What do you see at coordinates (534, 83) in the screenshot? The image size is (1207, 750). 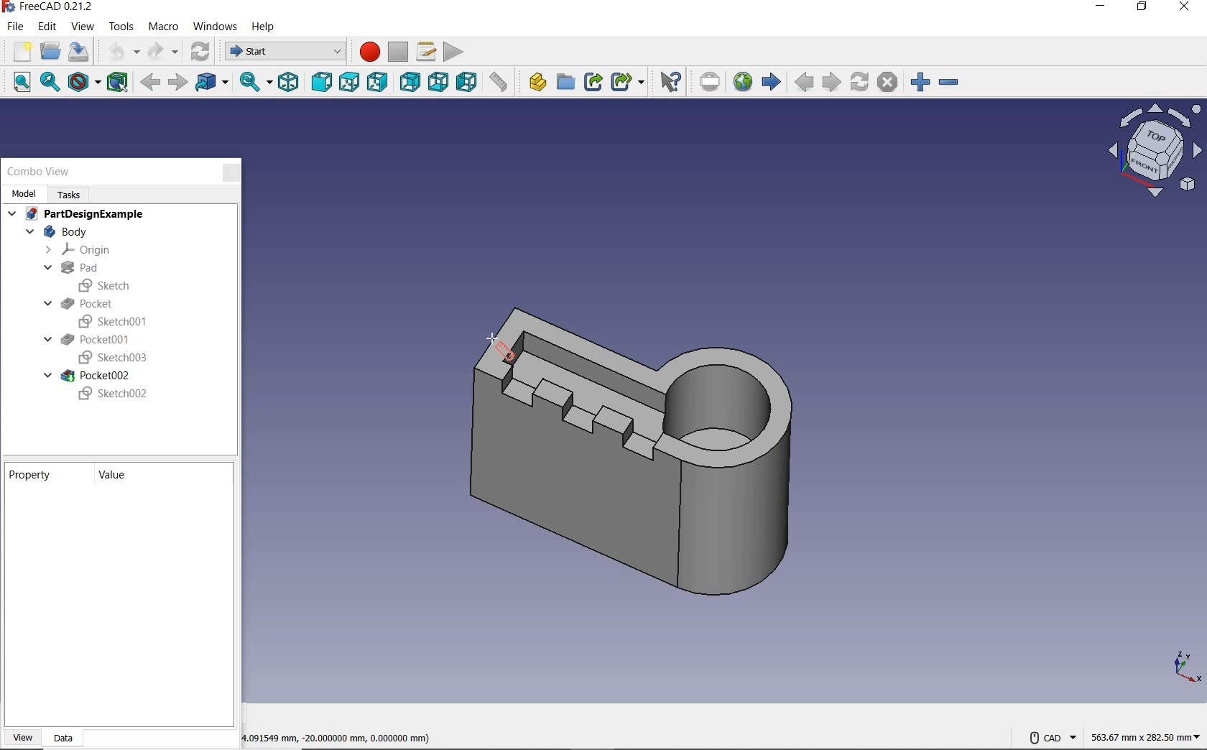 I see `create part` at bounding box center [534, 83].